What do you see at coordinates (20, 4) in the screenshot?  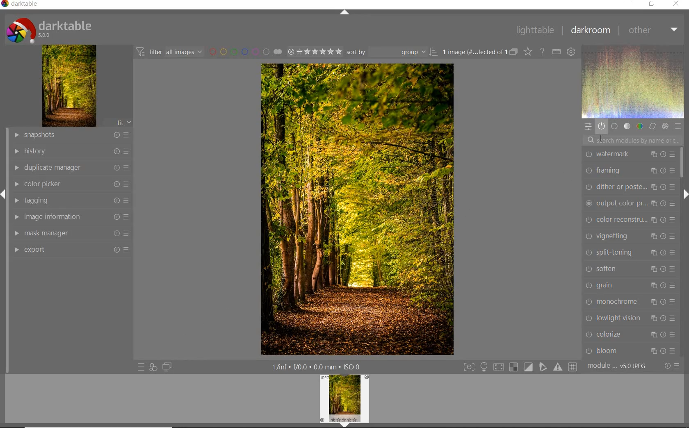 I see `system name` at bounding box center [20, 4].